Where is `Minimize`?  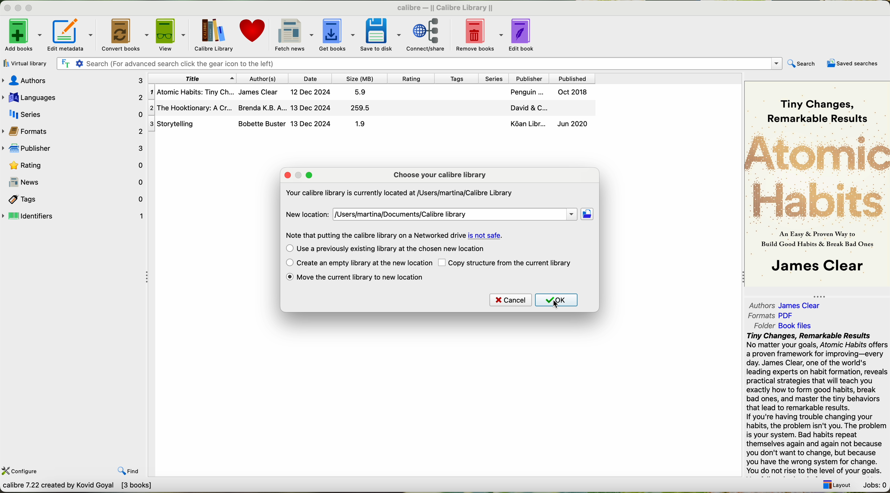 Minimize is located at coordinates (19, 9).